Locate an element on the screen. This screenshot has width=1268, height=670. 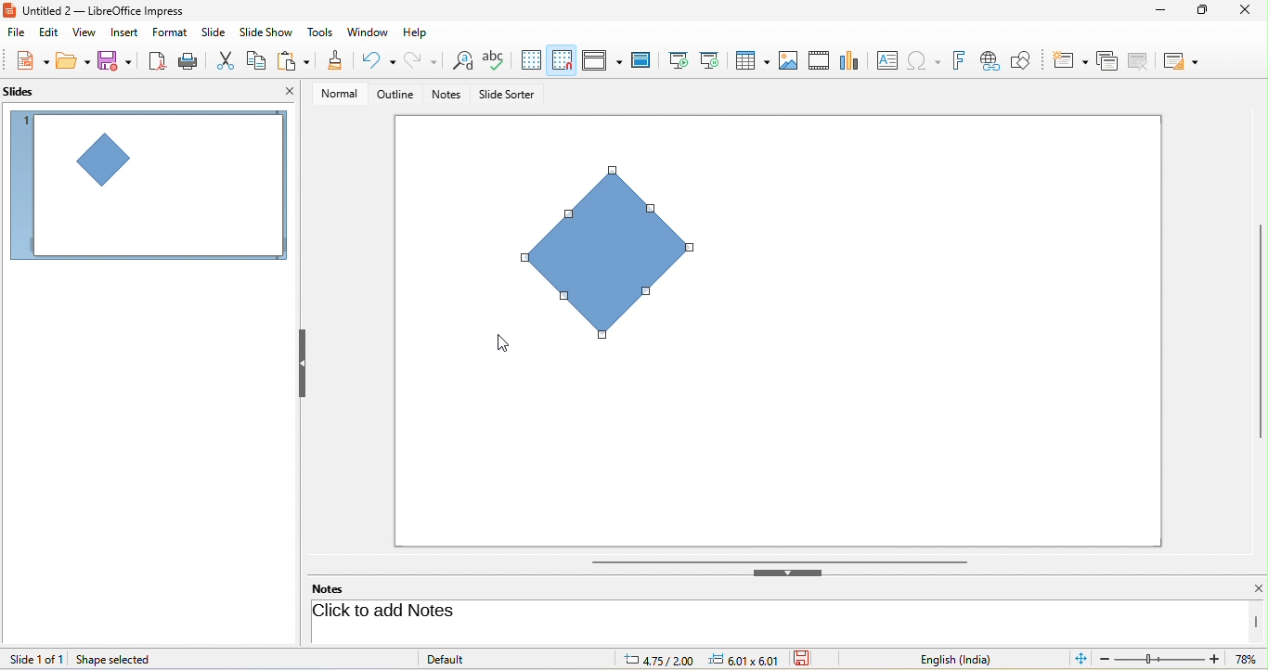
default is located at coordinates (466, 658).